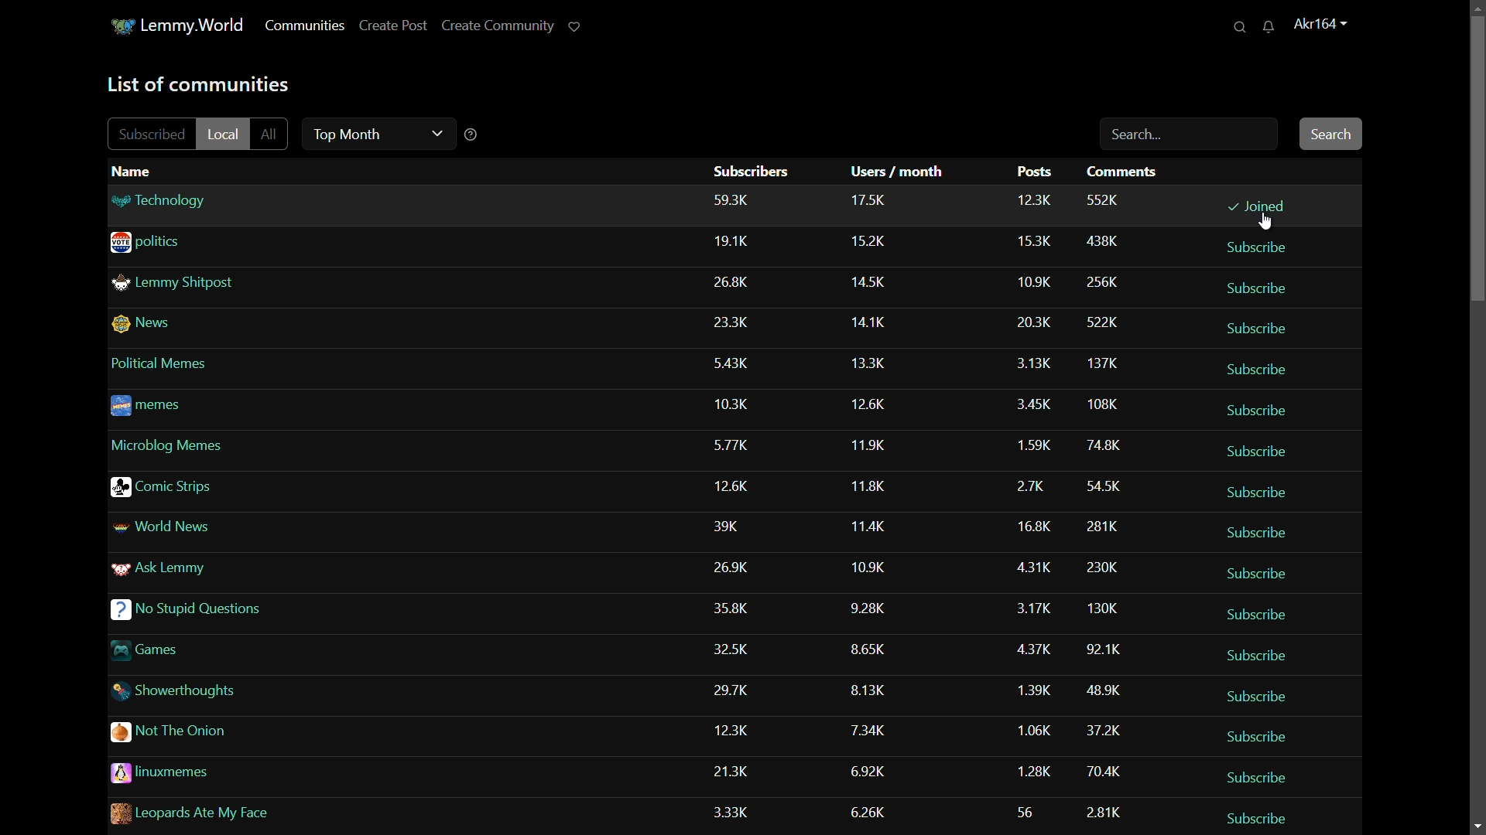 The height and width of the screenshot is (835, 1486). I want to click on help, so click(471, 134).